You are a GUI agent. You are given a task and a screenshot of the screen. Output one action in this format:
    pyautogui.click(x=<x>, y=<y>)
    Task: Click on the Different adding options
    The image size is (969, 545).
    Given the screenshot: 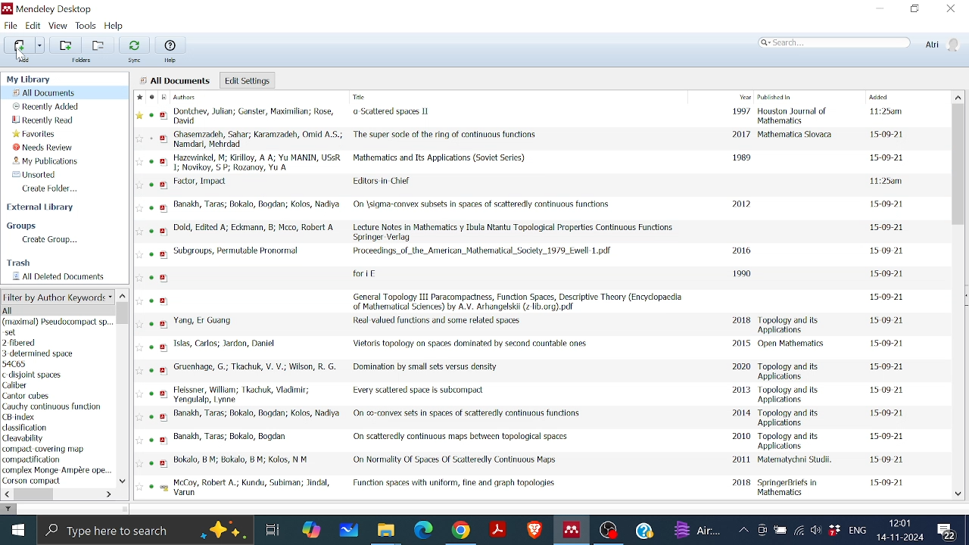 What is the action you would take?
    pyautogui.click(x=40, y=46)
    